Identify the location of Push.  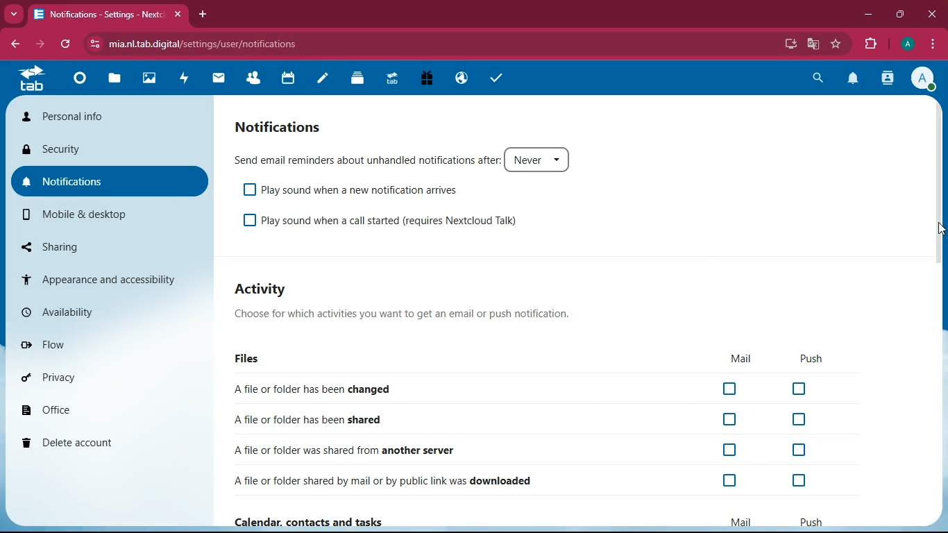
(813, 523).